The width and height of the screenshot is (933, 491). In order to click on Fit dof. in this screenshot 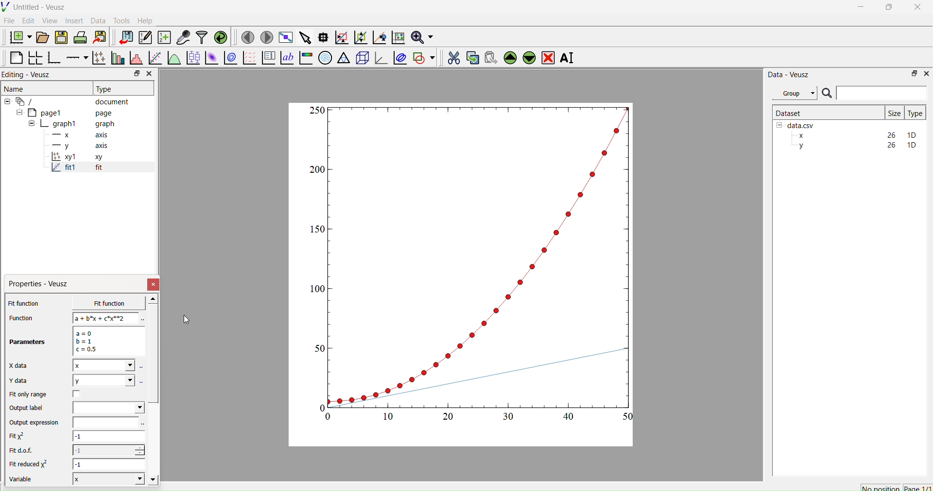, I will do `click(23, 451)`.